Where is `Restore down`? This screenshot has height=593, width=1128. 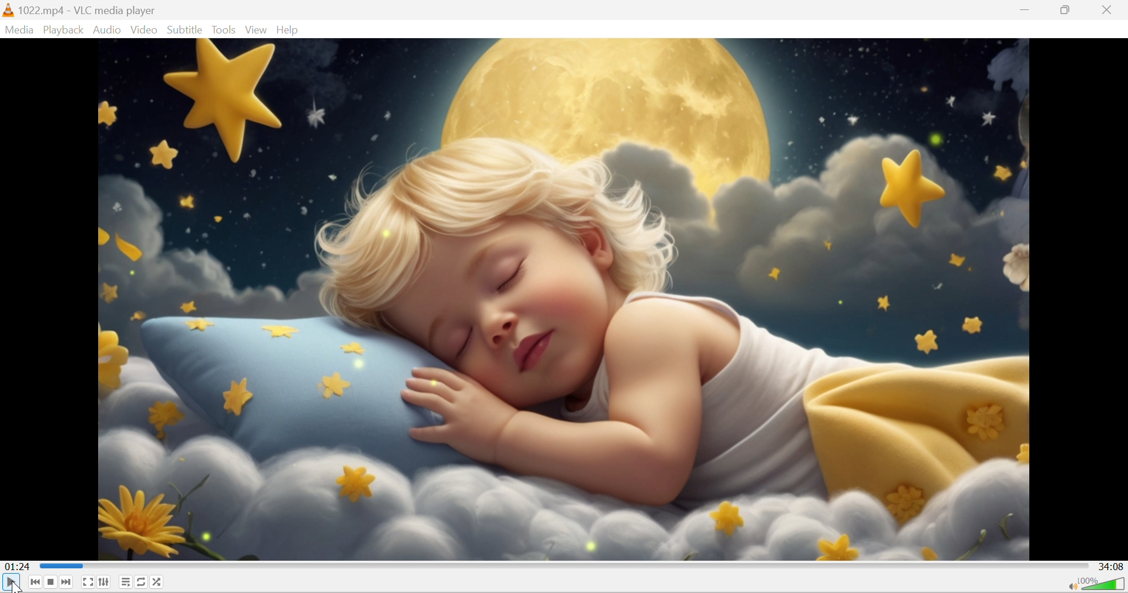
Restore down is located at coordinates (1066, 10).